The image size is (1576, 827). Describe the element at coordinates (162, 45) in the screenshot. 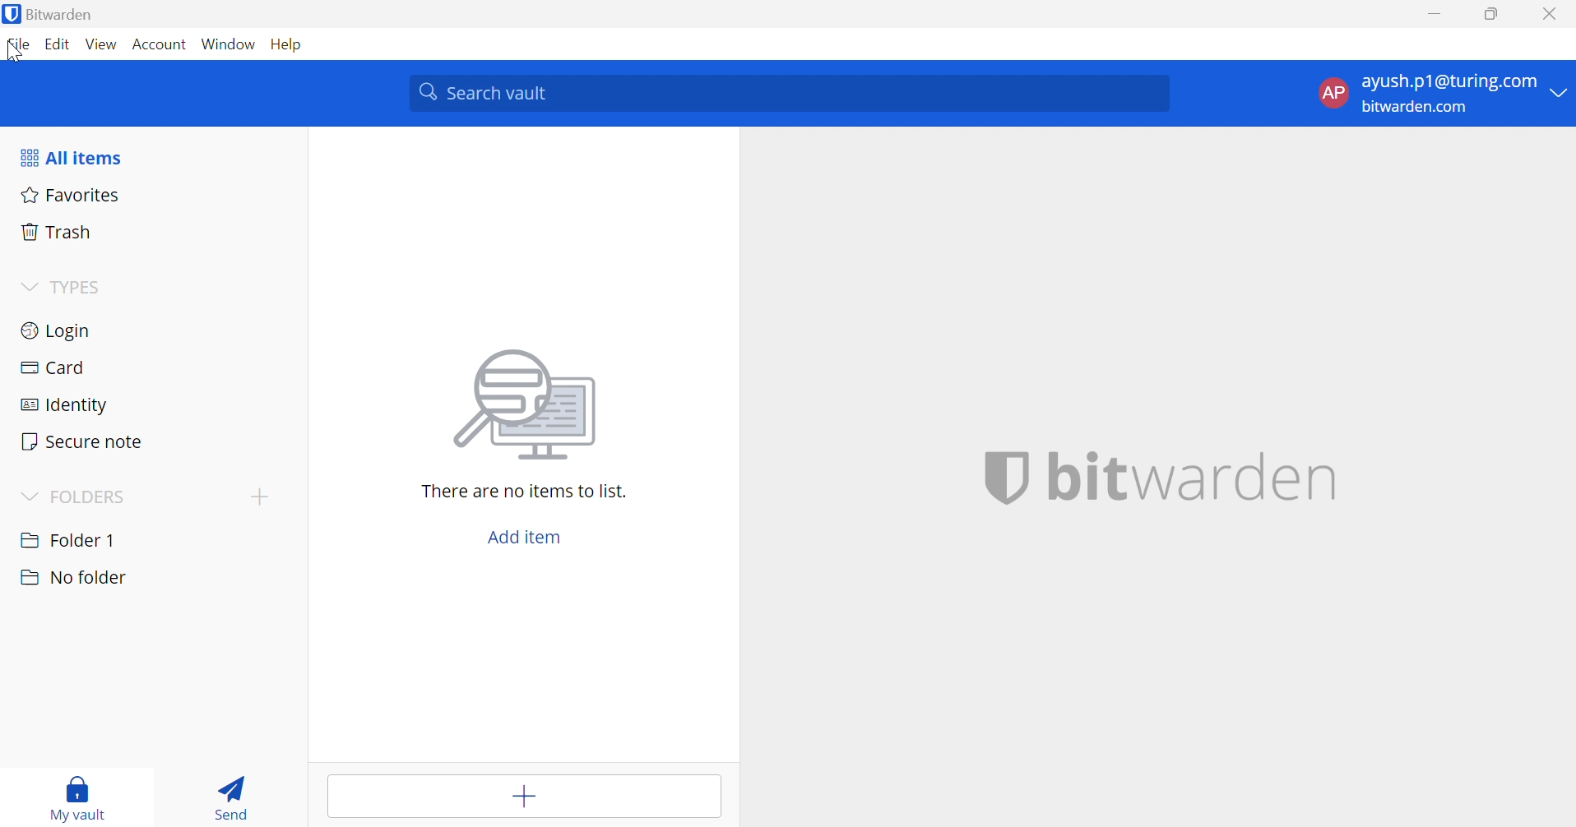

I see `Account` at that location.